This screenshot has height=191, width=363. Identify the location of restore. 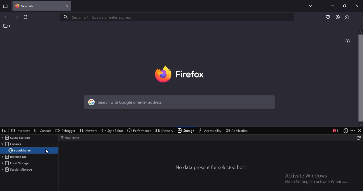
(344, 6).